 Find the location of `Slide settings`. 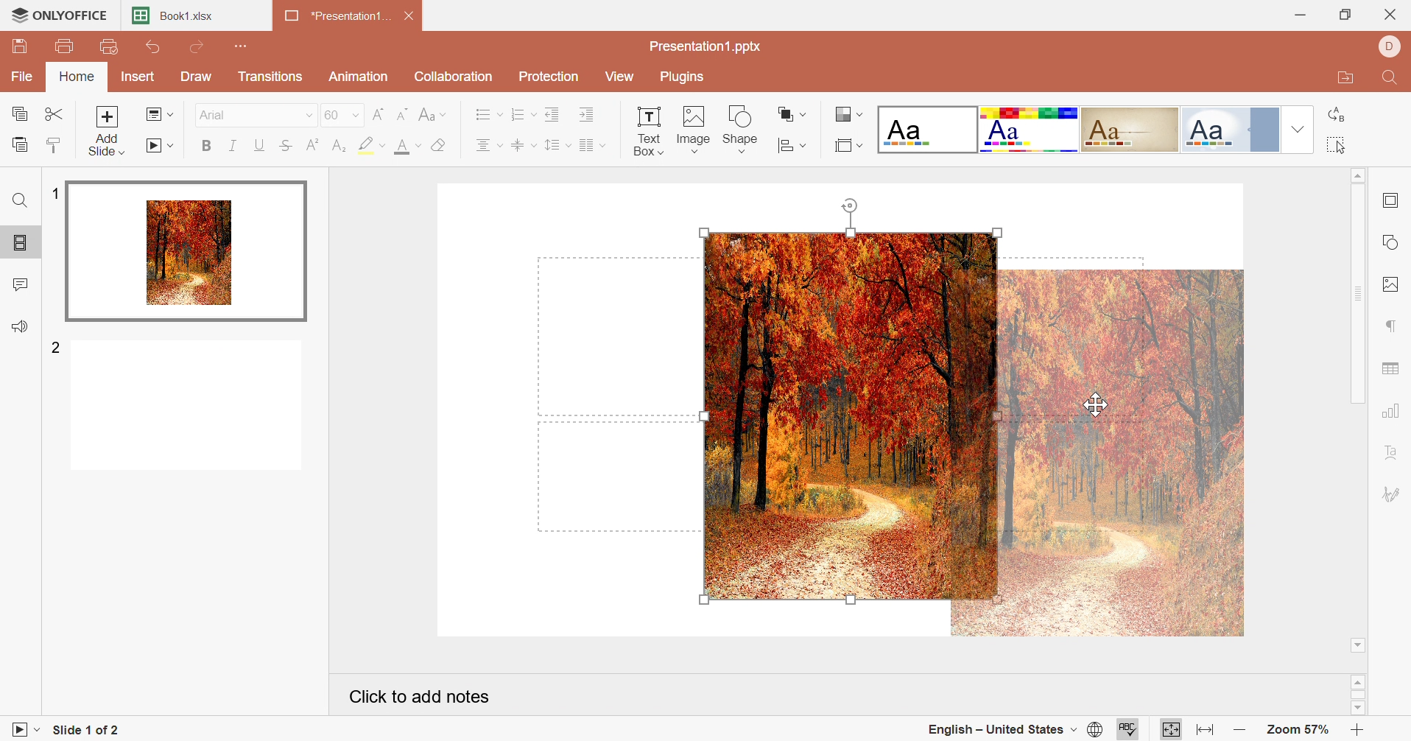

Slide settings is located at coordinates (1390, 200).